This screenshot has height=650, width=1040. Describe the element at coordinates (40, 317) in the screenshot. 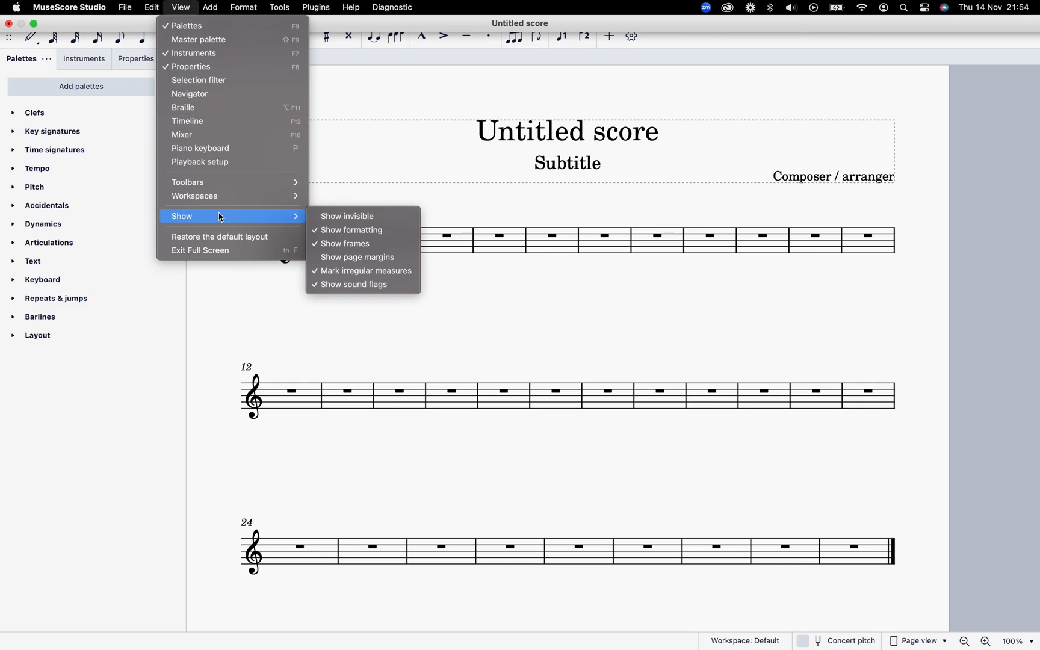

I see `barlines` at that location.